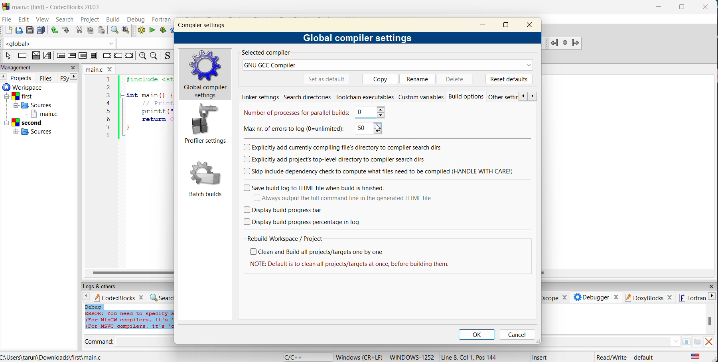  Describe the element at coordinates (4, 77) in the screenshot. I see `previous` at that location.